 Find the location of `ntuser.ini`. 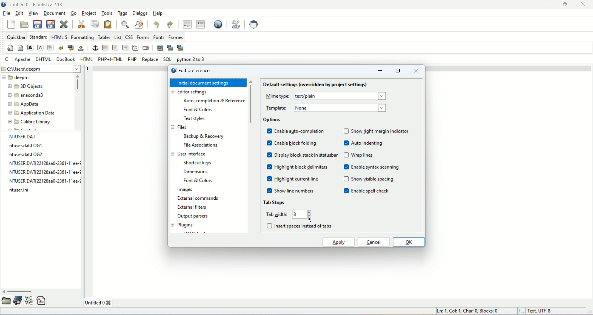

ntuser.ini is located at coordinates (22, 191).